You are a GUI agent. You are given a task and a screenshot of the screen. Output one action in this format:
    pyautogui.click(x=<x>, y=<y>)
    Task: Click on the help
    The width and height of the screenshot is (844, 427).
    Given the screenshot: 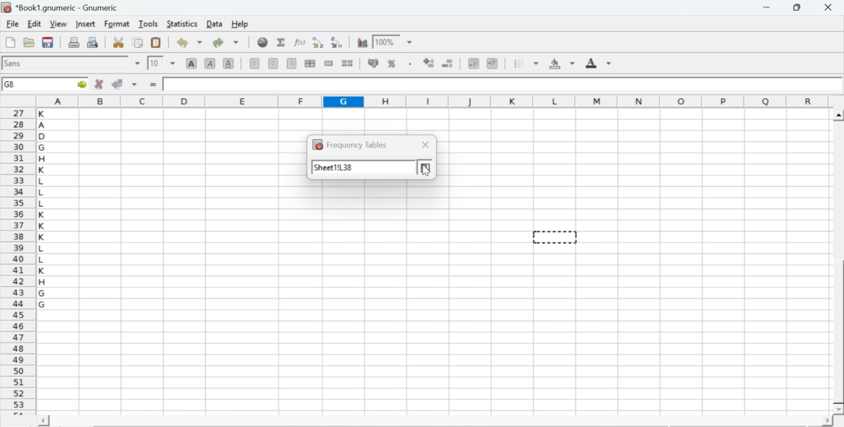 What is the action you would take?
    pyautogui.click(x=241, y=24)
    